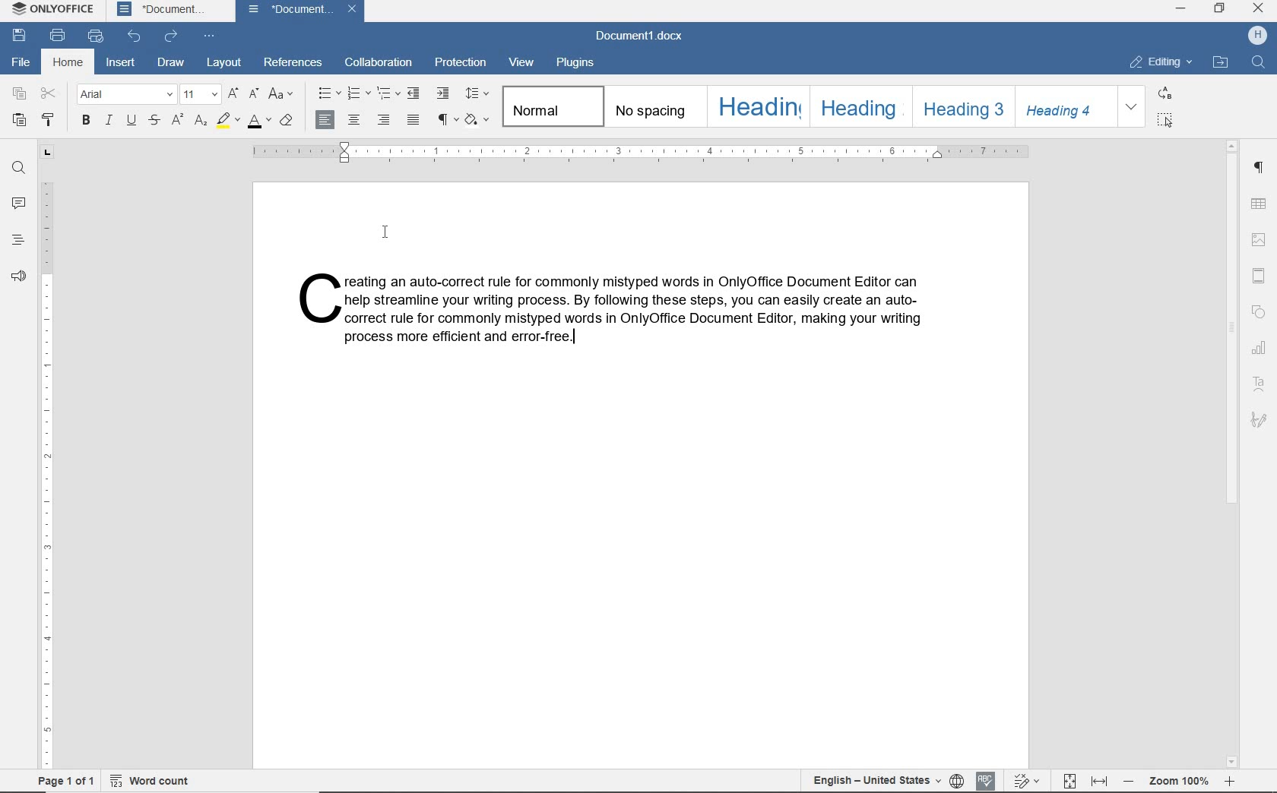 The height and width of the screenshot is (793, 1277). What do you see at coordinates (301, 11) in the screenshot?
I see `DOCUMENT NAME` at bounding box center [301, 11].